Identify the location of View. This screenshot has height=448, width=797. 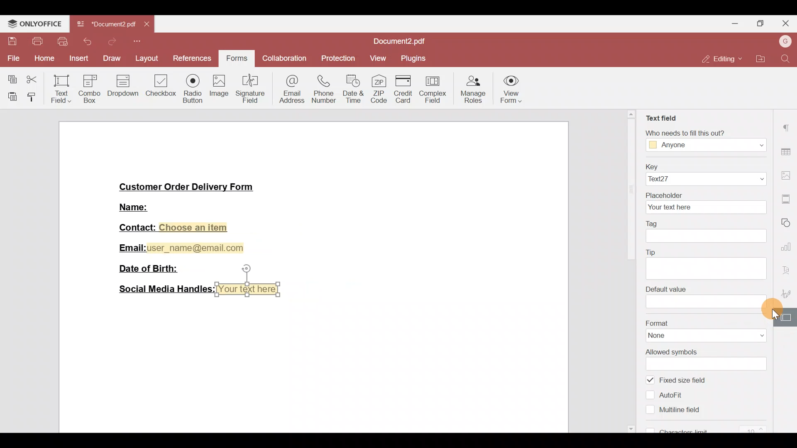
(377, 60).